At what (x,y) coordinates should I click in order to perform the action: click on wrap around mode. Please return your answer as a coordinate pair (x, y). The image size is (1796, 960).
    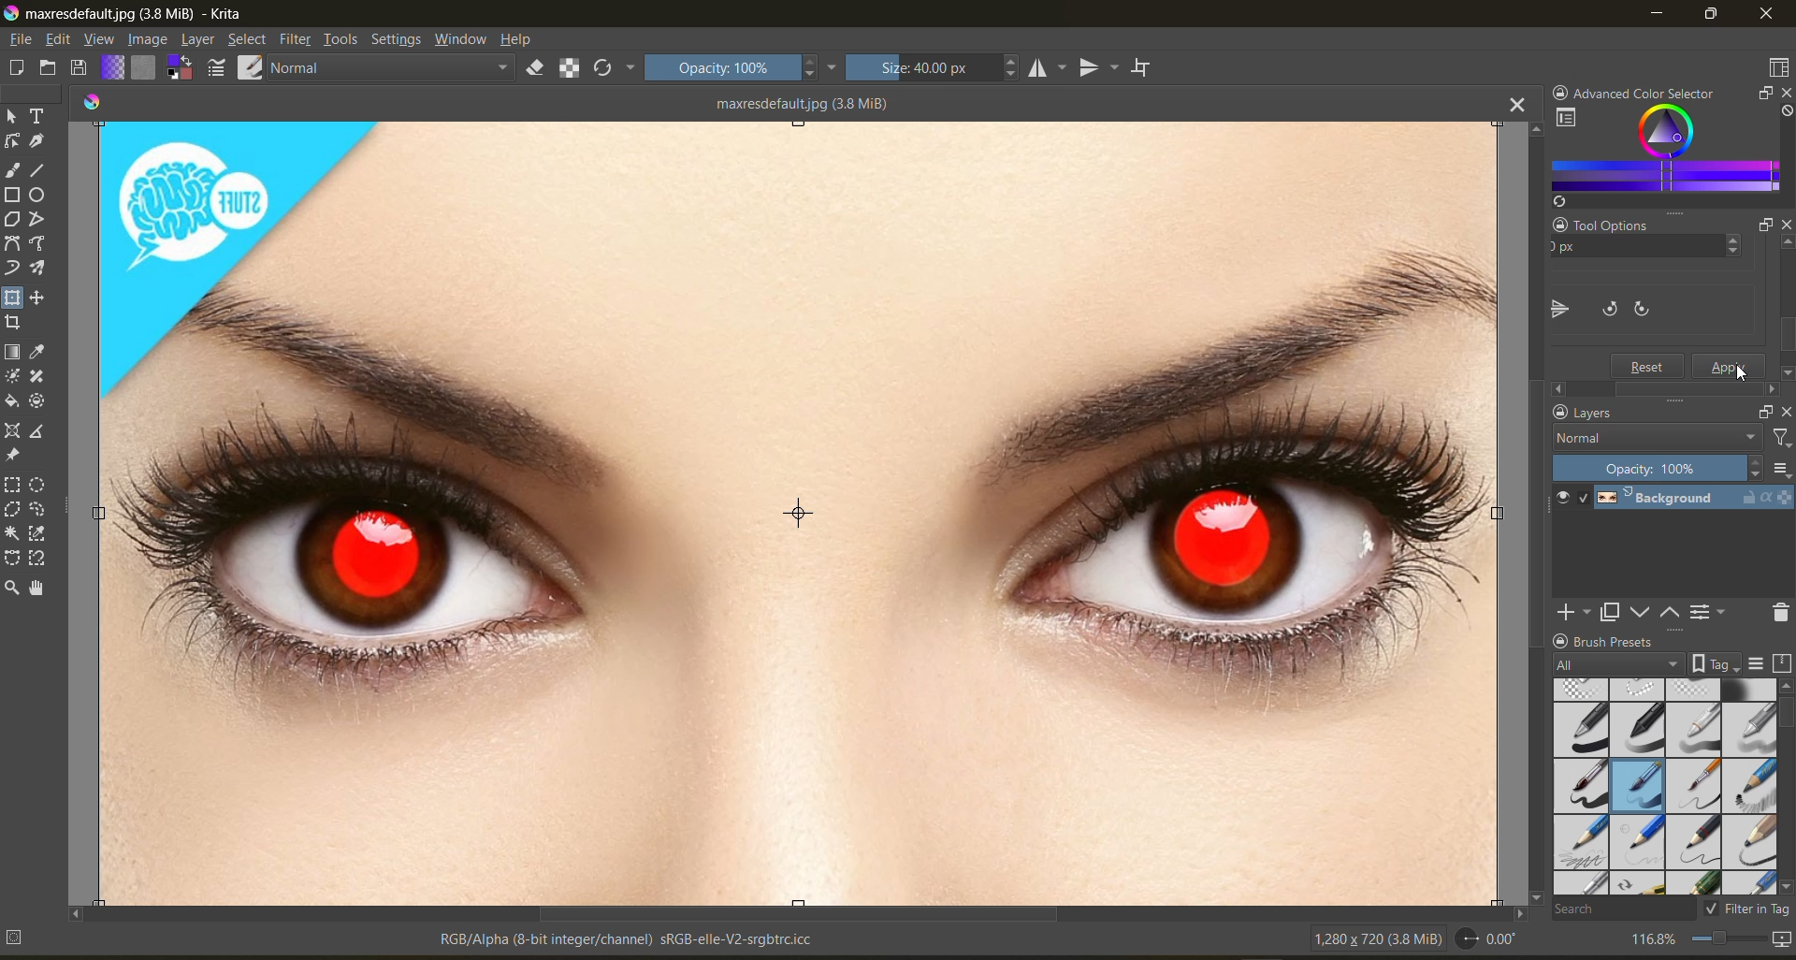
    Looking at the image, I should click on (1148, 68).